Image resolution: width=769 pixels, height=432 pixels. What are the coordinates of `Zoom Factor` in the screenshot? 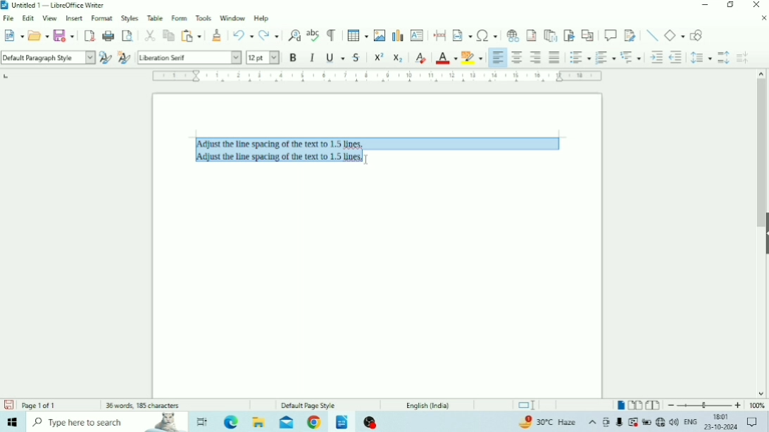 It's located at (758, 405).